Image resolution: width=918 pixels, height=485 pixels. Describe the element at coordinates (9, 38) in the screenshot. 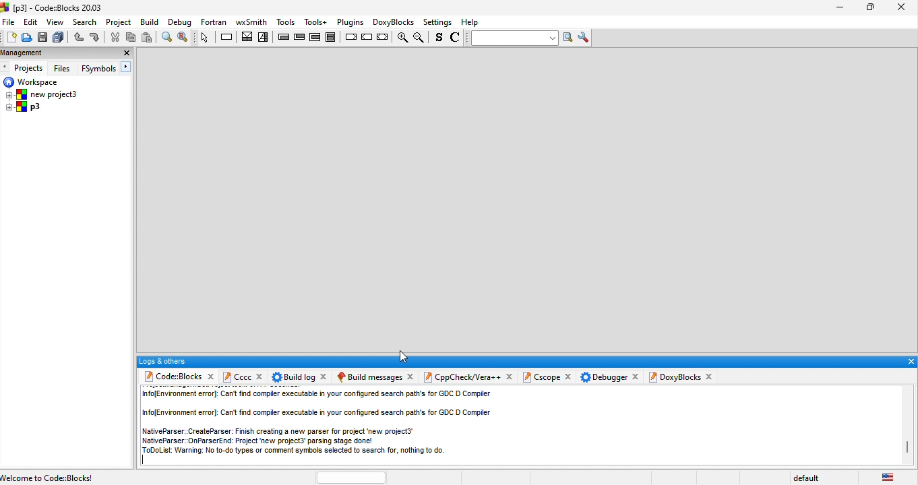

I see `new` at that location.